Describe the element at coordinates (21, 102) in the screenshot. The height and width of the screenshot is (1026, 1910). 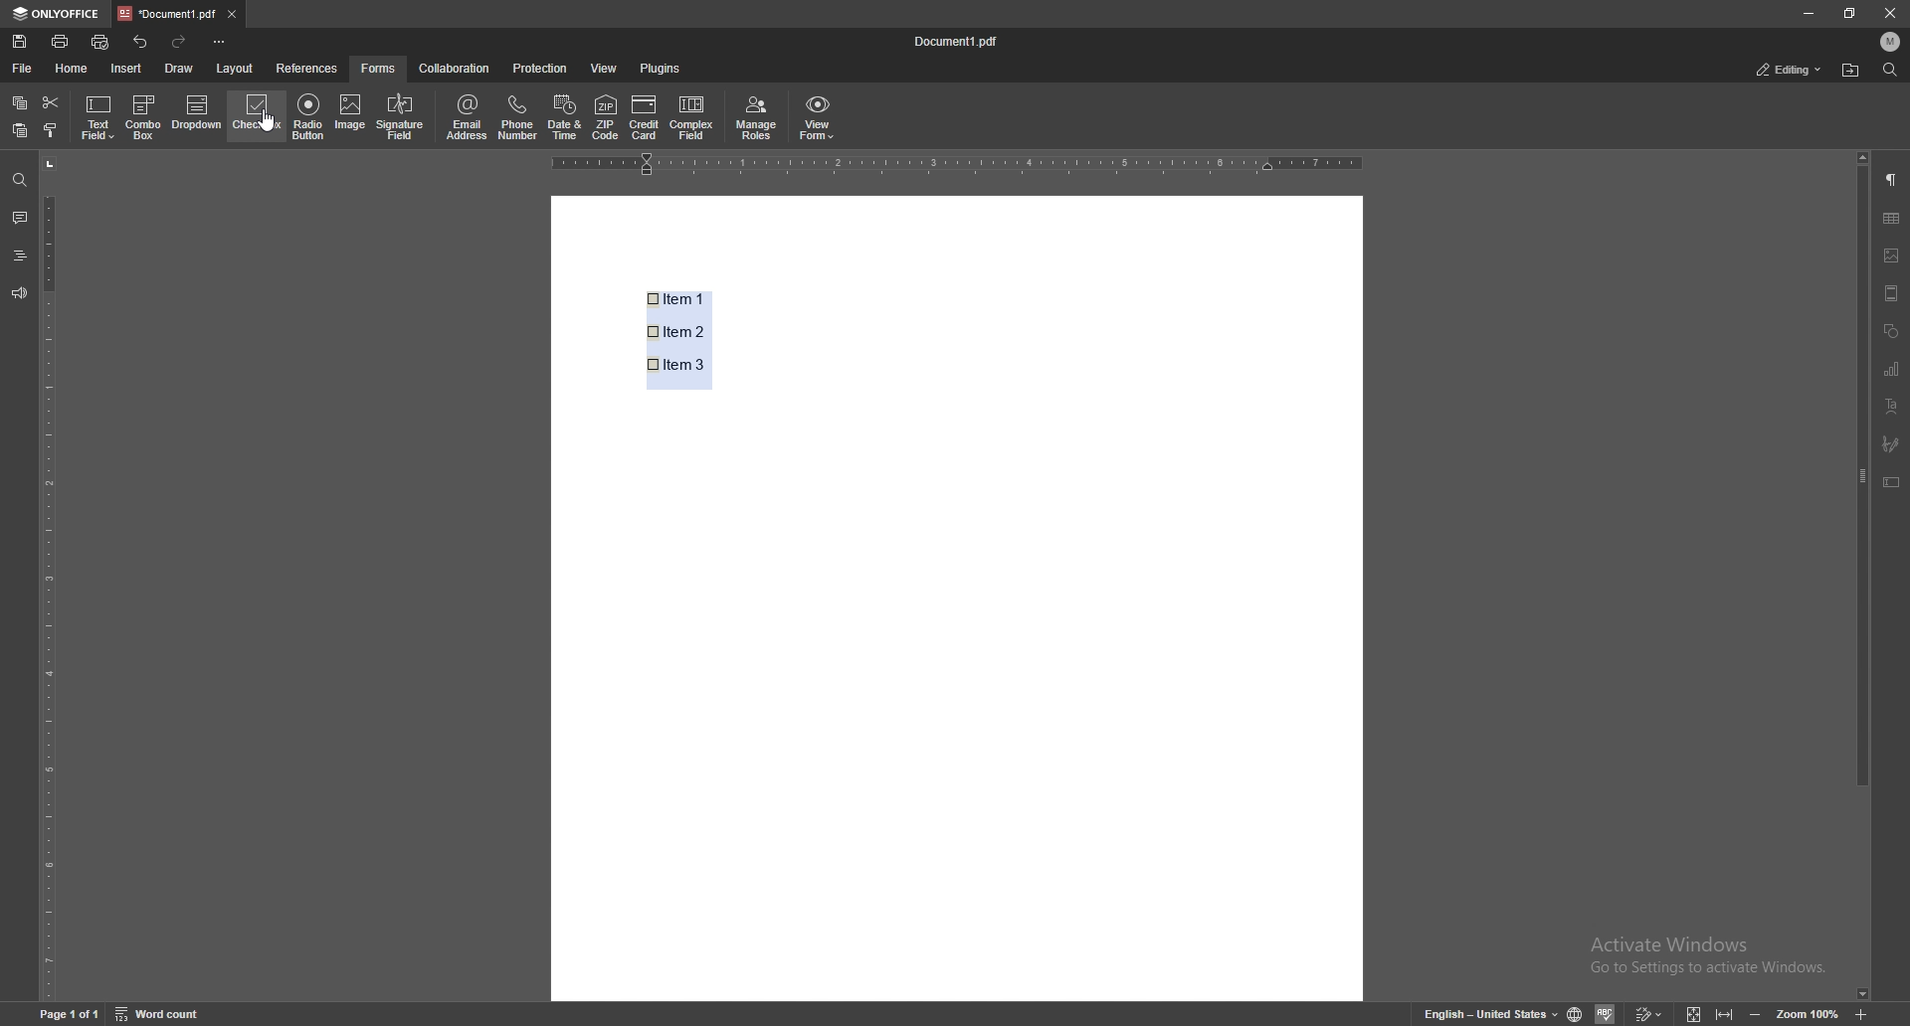
I see `copy` at that location.